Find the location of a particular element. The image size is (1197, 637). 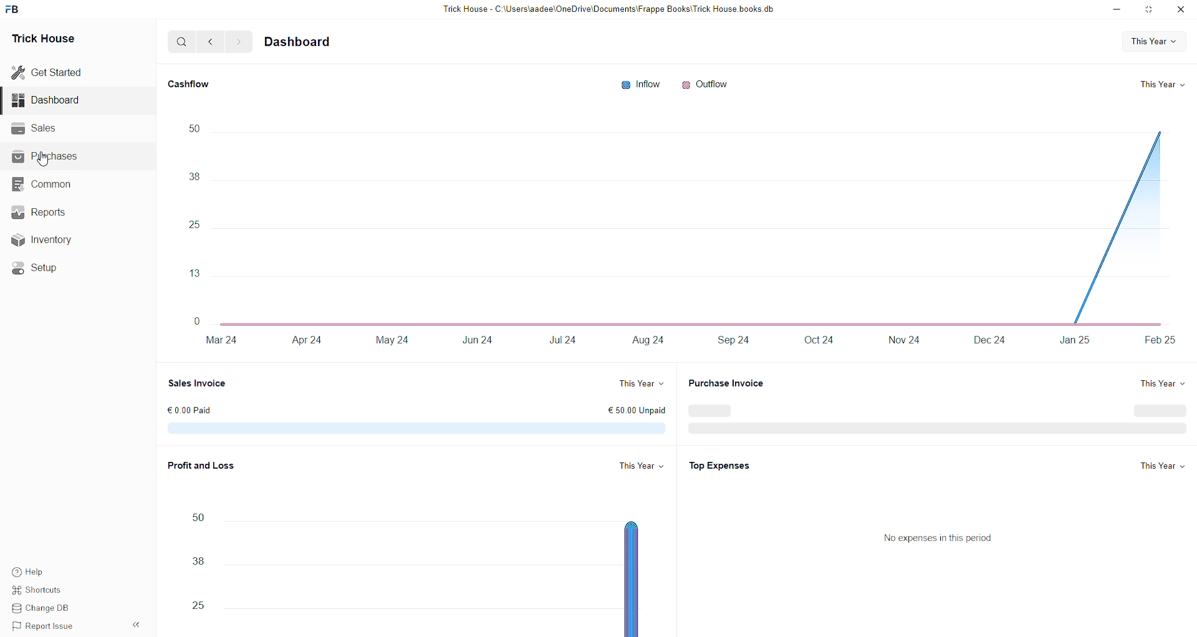

Trick House - C:\Users\aadee\OneDrive\Documents\Frappe Books! Trick House books.db. is located at coordinates (612, 9).